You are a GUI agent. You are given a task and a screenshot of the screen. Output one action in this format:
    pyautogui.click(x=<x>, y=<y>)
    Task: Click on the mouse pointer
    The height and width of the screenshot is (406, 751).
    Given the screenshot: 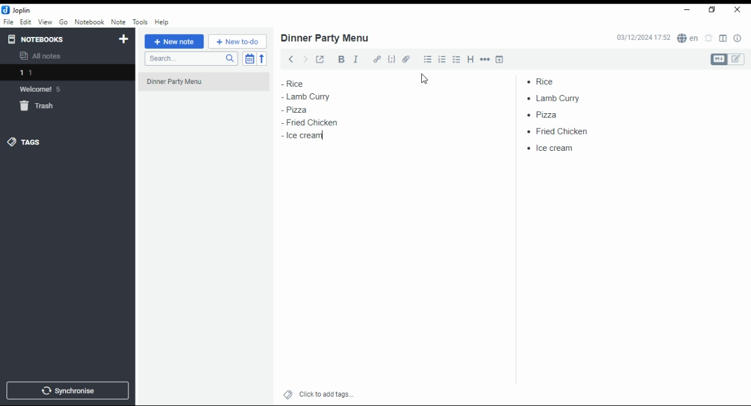 What is the action you would take?
    pyautogui.click(x=426, y=80)
    